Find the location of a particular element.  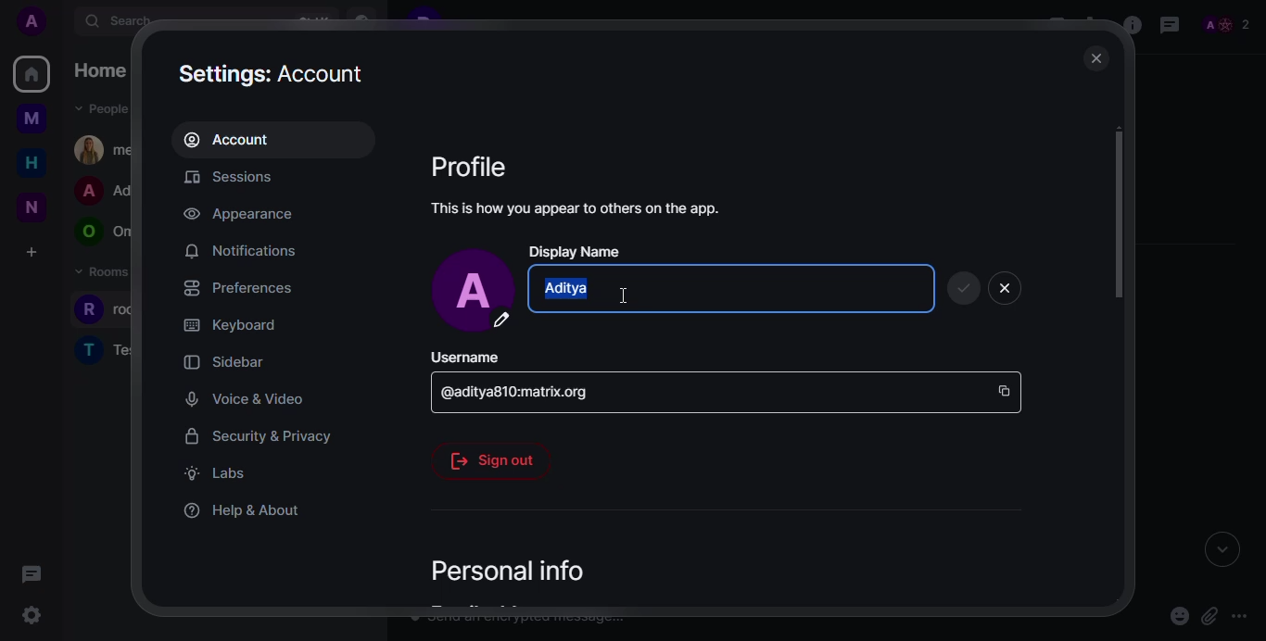

preferences is located at coordinates (235, 286).